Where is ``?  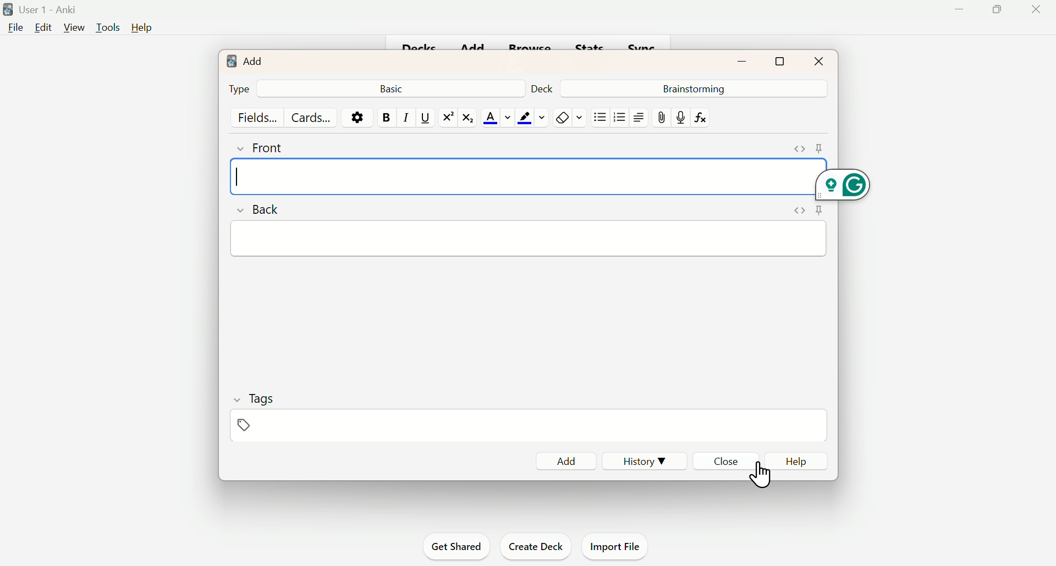
 is located at coordinates (16, 27).